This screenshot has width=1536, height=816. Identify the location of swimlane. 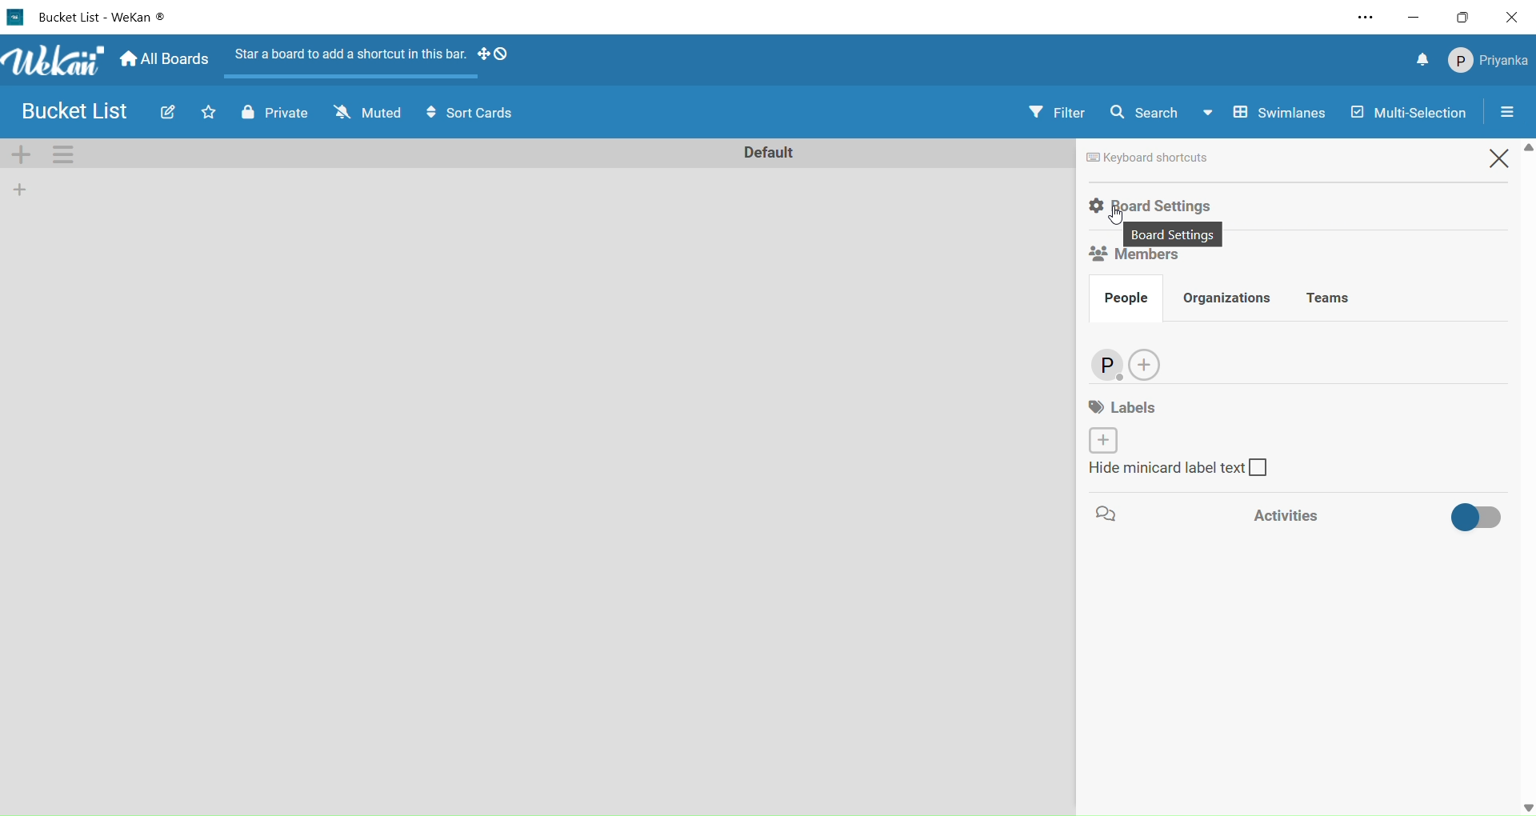
(1262, 110).